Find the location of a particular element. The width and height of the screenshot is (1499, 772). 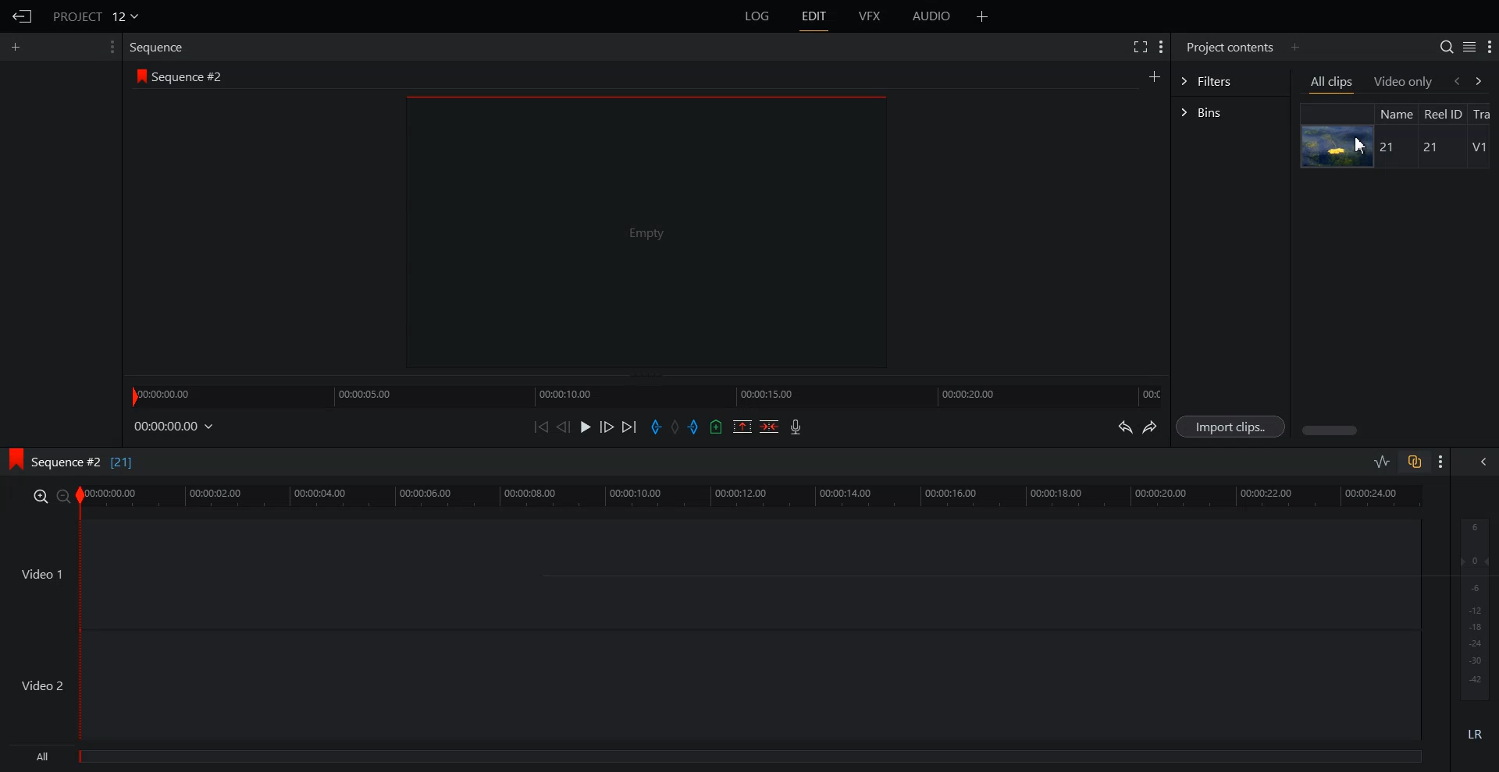

Project 12 is located at coordinates (94, 15).